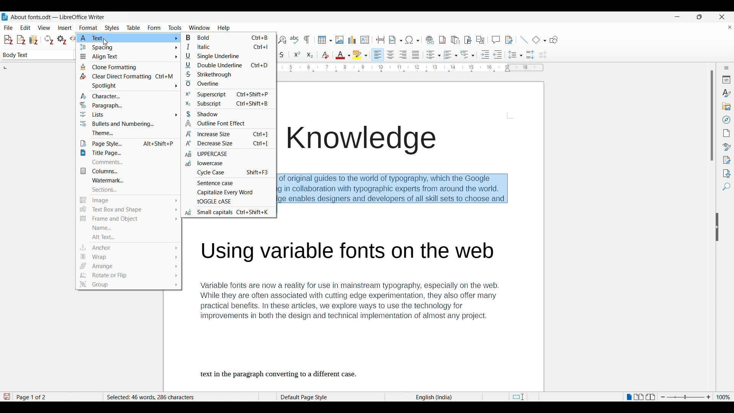 The image size is (734, 413). Describe the element at coordinates (130, 237) in the screenshot. I see `Alt text` at that location.